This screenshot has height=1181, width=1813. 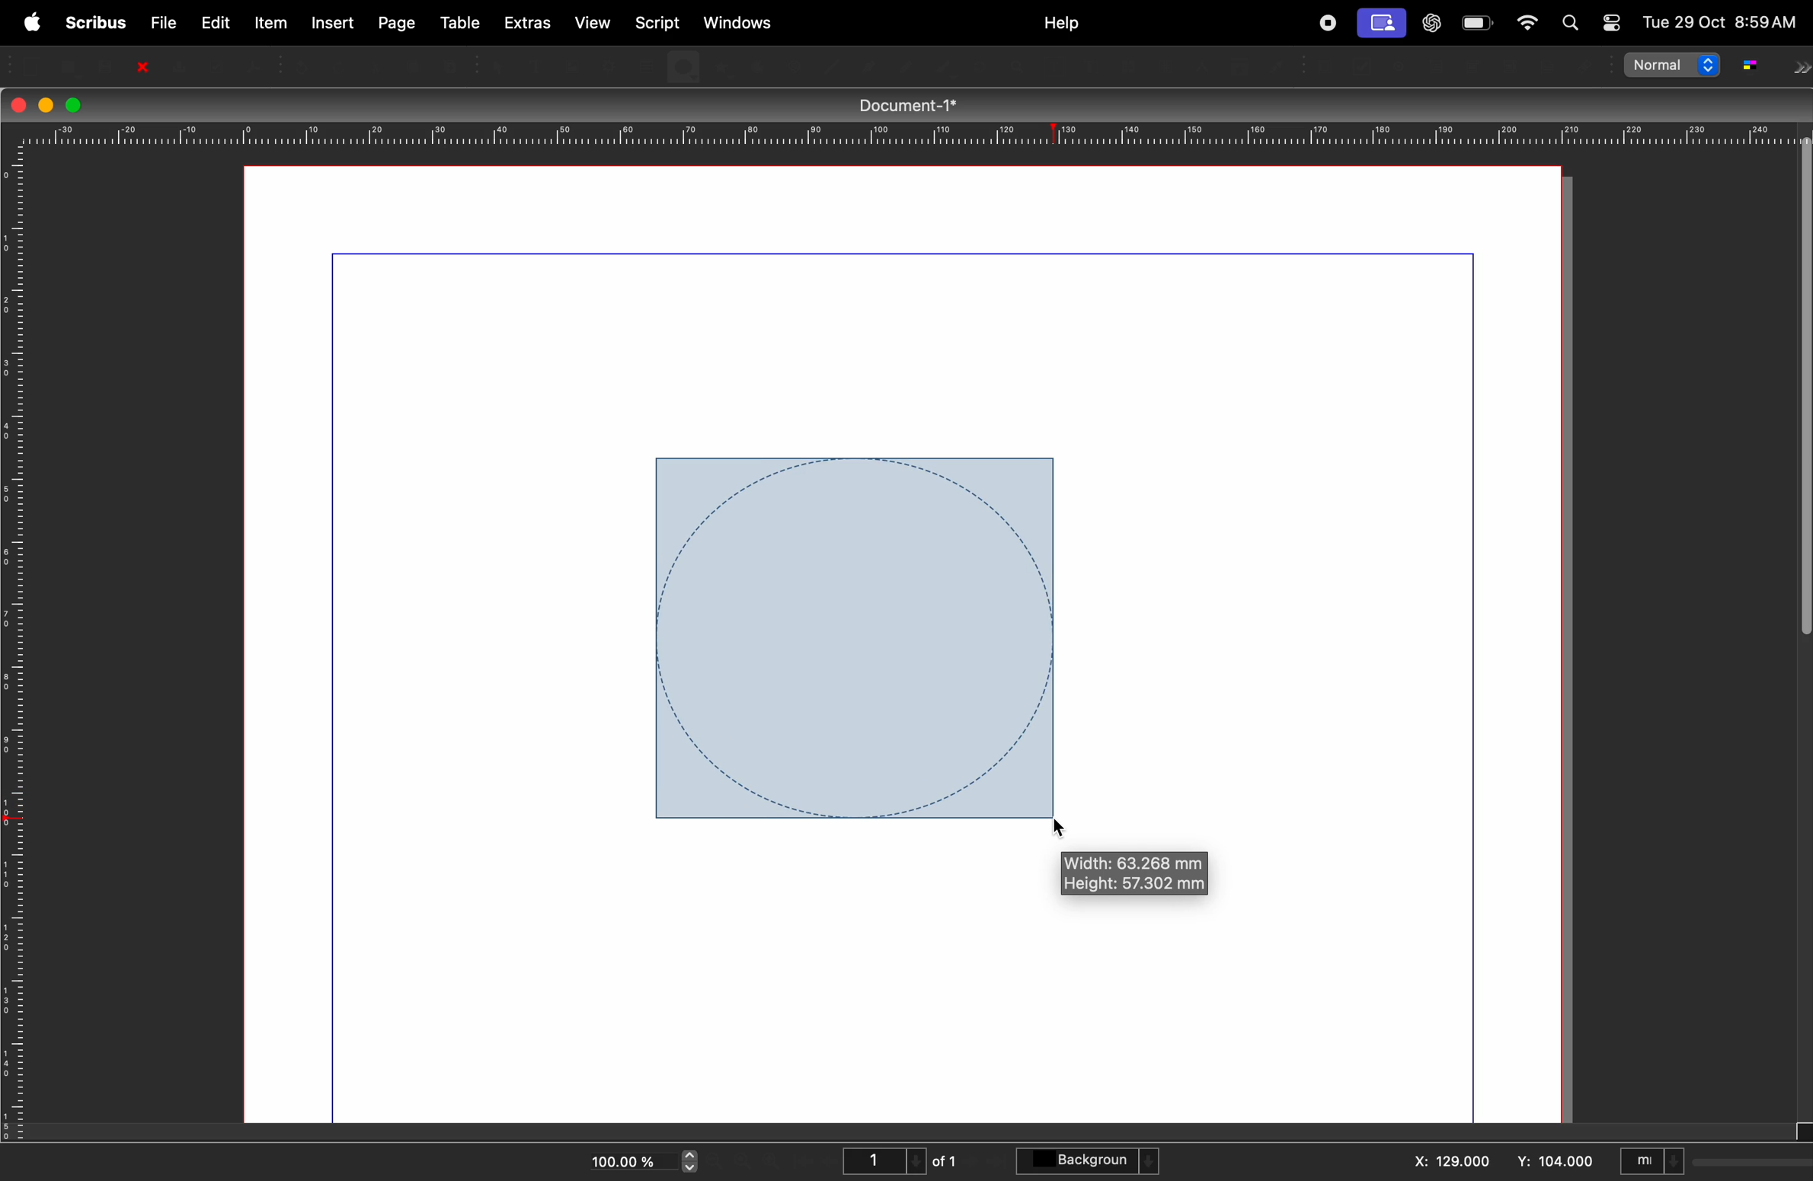 I want to click on windows, so click(x=740, y=21).